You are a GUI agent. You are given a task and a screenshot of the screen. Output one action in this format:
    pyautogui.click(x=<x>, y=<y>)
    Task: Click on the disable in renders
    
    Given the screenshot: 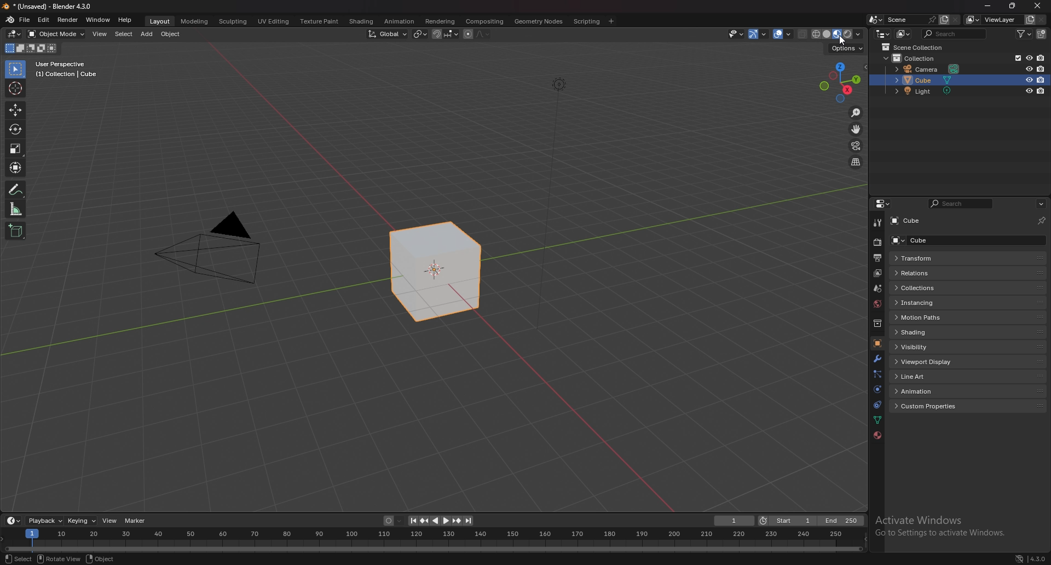 What is the action you would take?
    pyautogui.click(x=1041, y=80)
    